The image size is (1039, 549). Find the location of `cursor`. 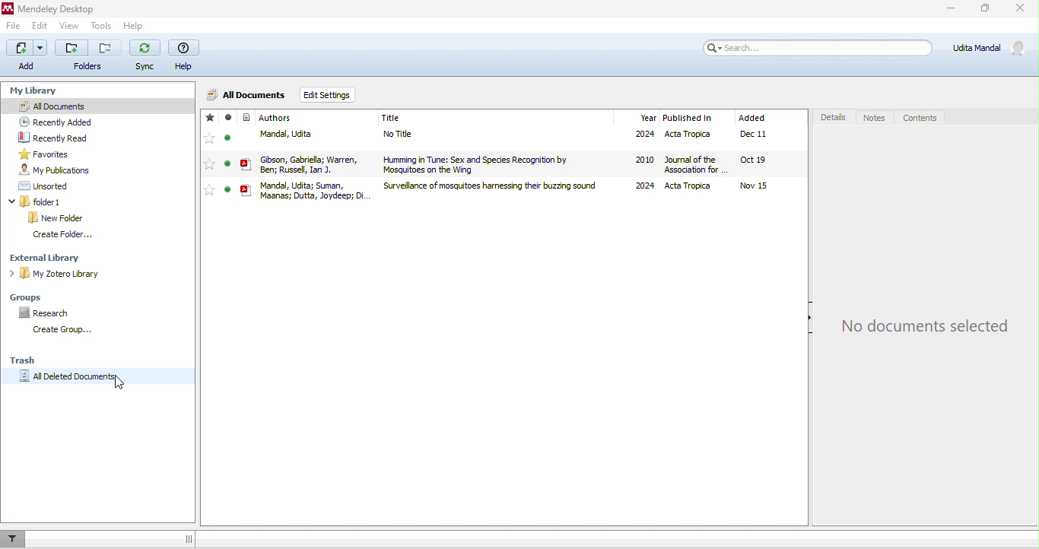

cursor is located at coordinates (128, 383).